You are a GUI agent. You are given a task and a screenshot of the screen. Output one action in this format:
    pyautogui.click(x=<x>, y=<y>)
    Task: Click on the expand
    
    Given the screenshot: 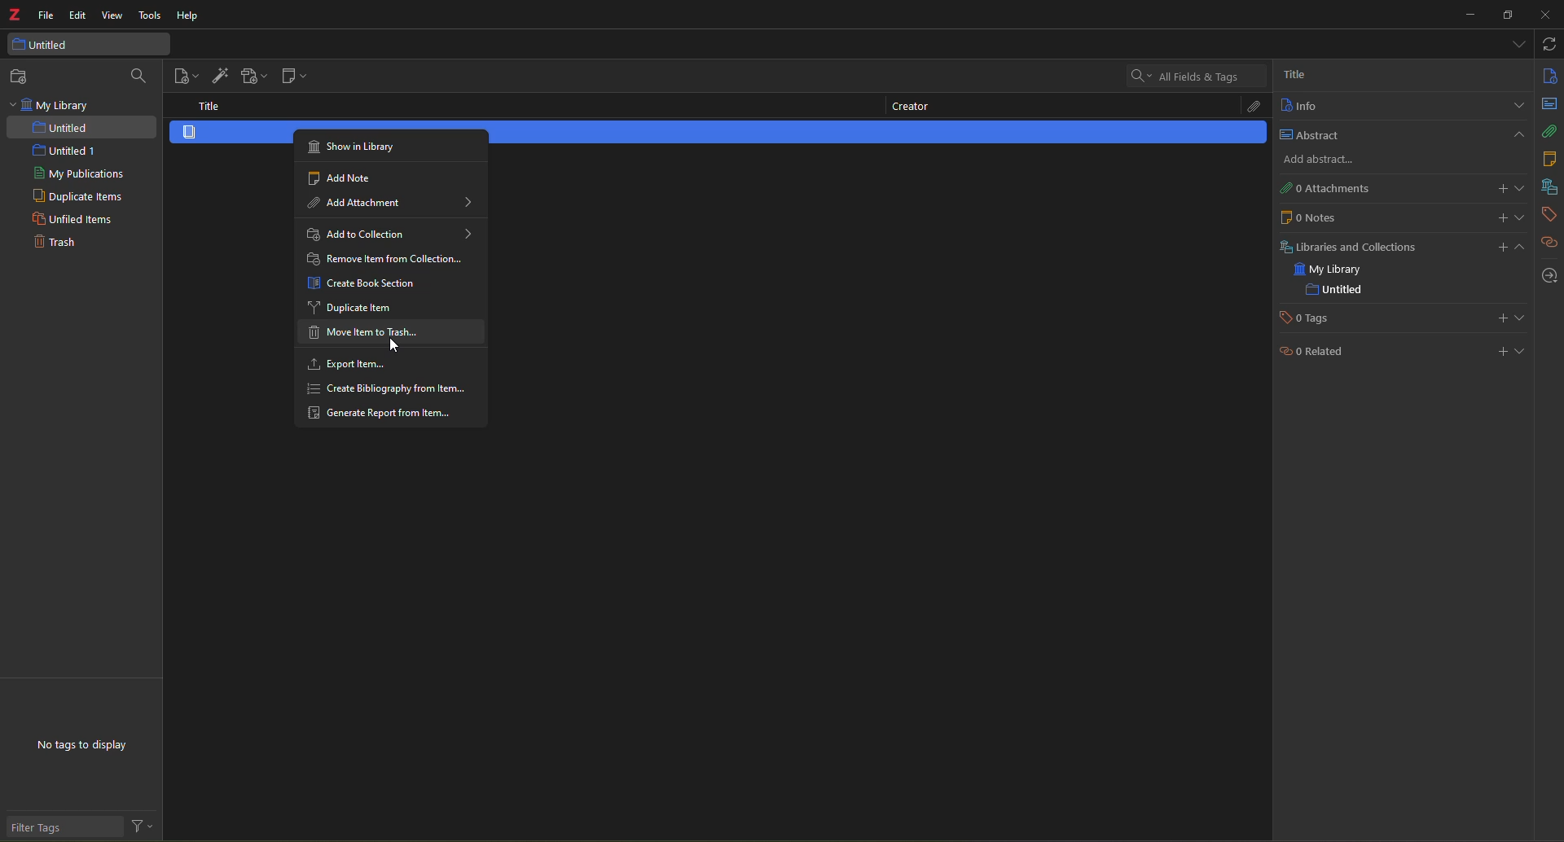 What is the action you would take?
    pyautogui.click(x=1517, y=106)
    